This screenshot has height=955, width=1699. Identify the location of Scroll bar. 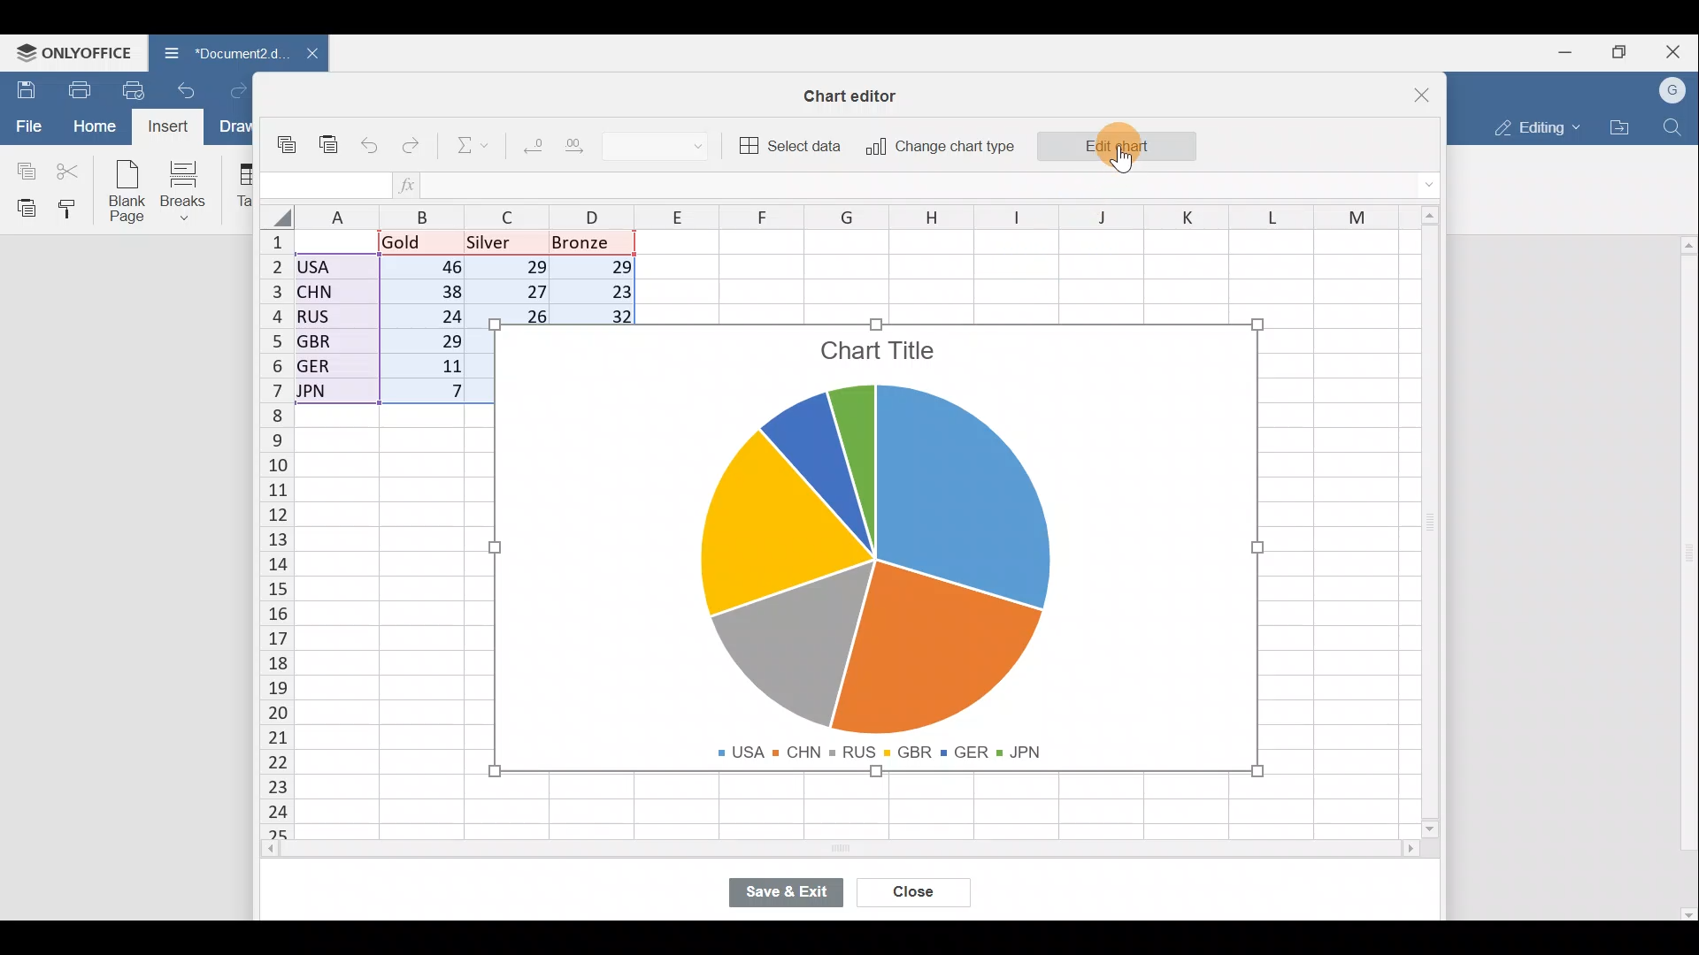
(866, 850).